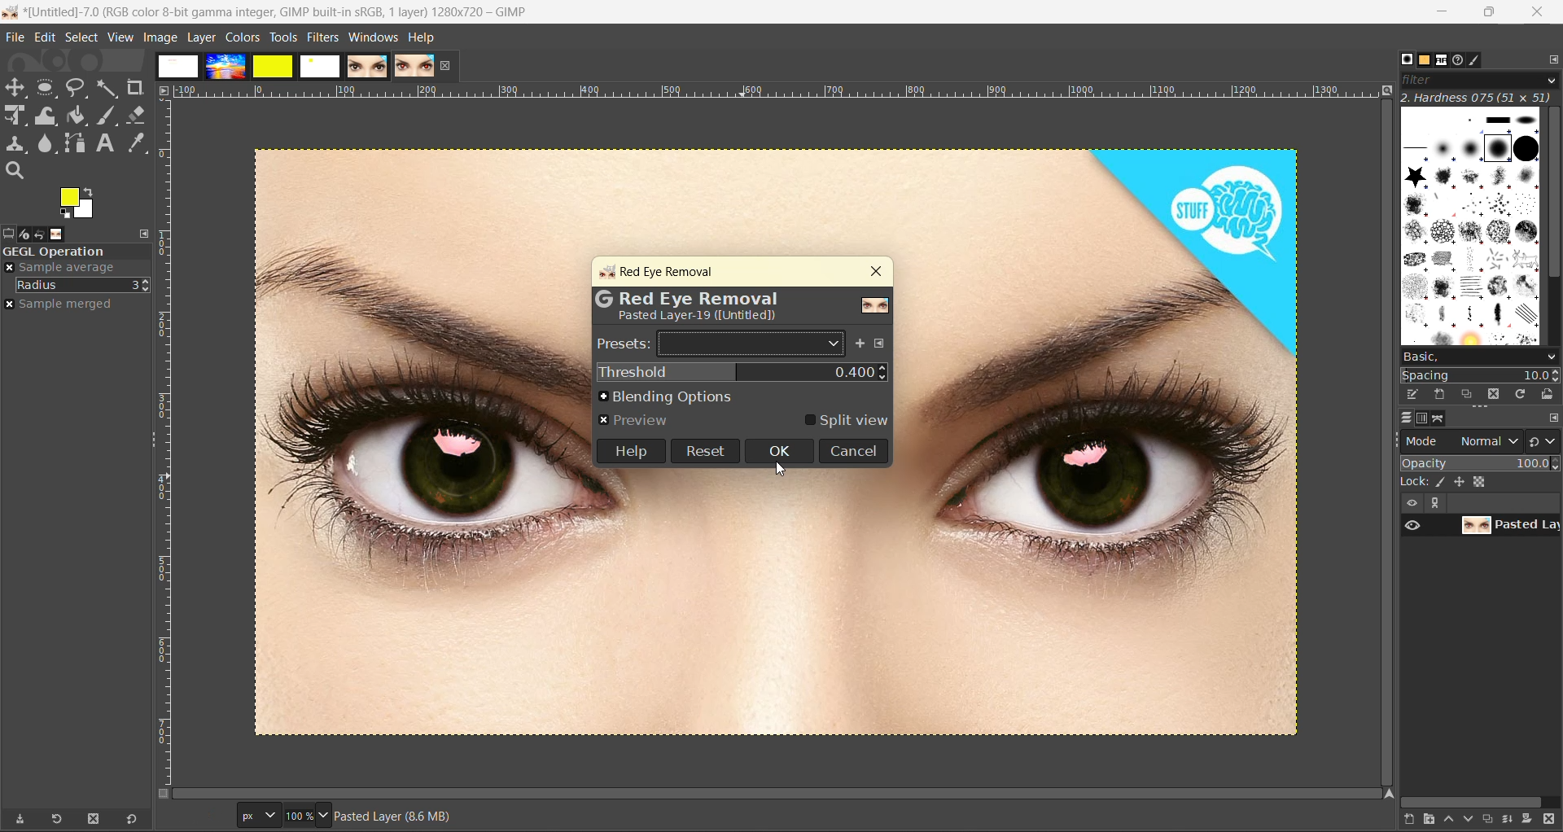 Image resolution: width=1563 pixels, height=832 pixels. What do you see at coordinates (1511, 525) in the screenshot?
I see `layer` at bounding box center [1511, 525].